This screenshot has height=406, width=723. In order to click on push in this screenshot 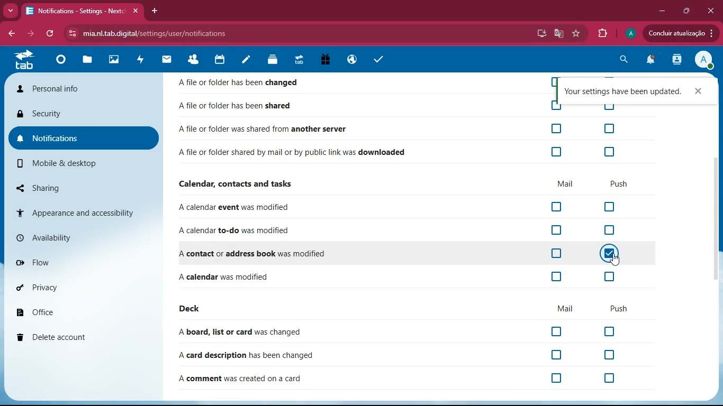, I will do `click(618, 309)`.